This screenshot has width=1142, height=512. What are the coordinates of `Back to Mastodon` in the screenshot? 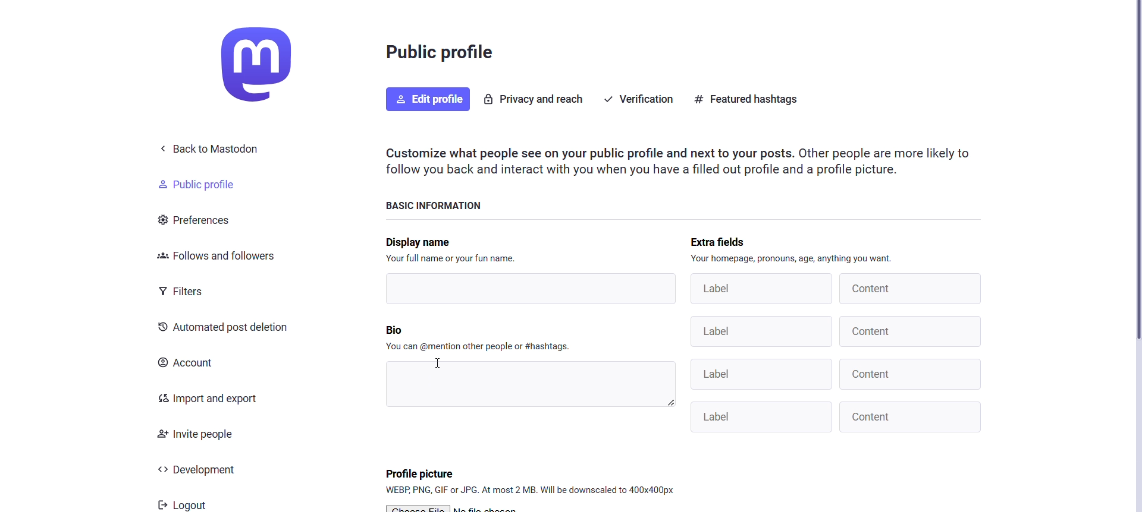 It's located at (213, 149).